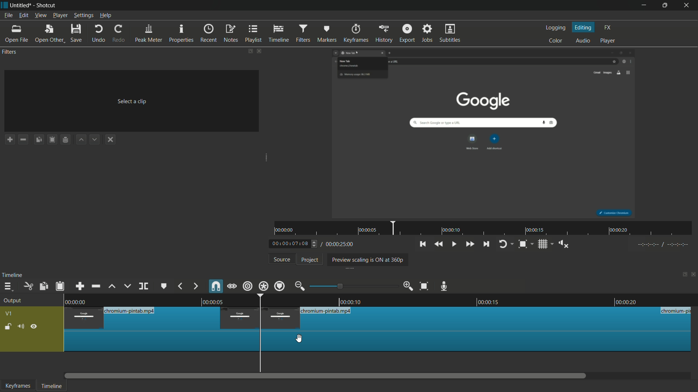  I want to click on close filters, so click(259, 51).